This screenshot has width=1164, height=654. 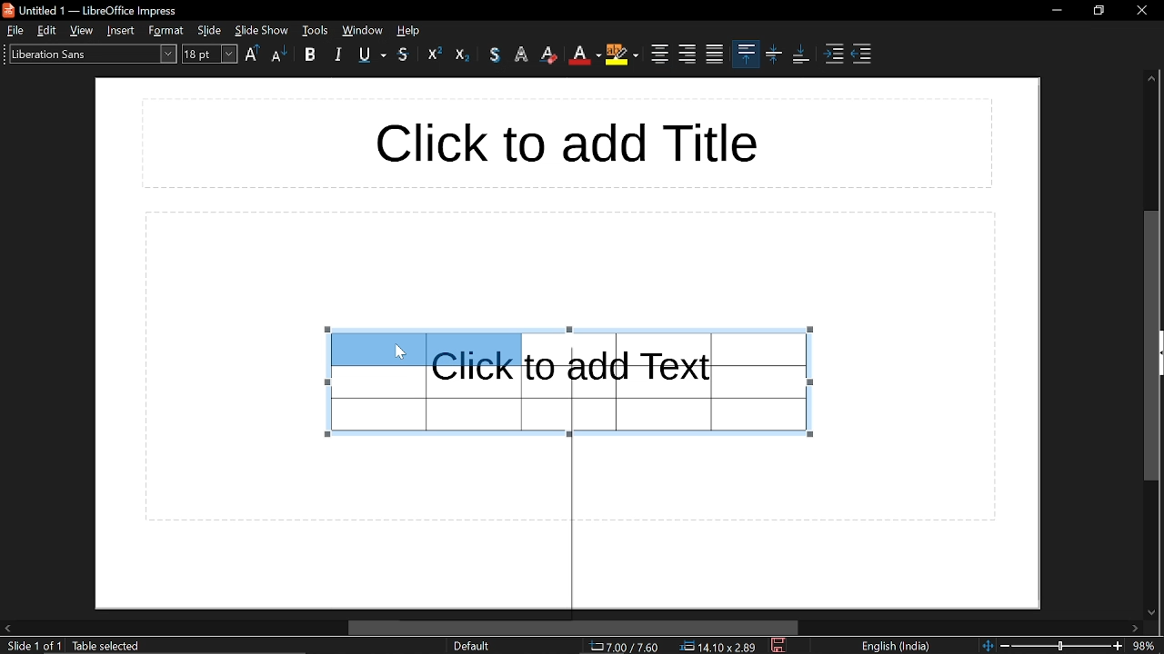 I want to click on slide 1 of 1, so click(x=34, y=647).